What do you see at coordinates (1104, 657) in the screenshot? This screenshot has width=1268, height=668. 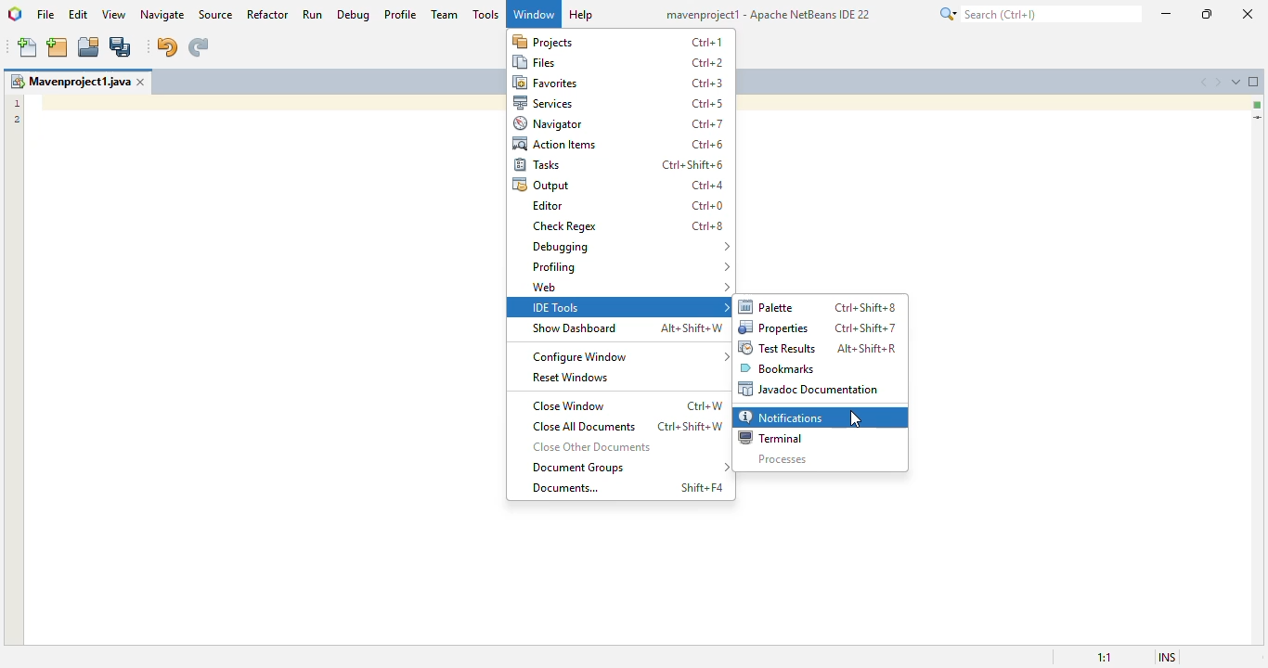 I see `magnification ratio` at bounding box center [1104, 657].